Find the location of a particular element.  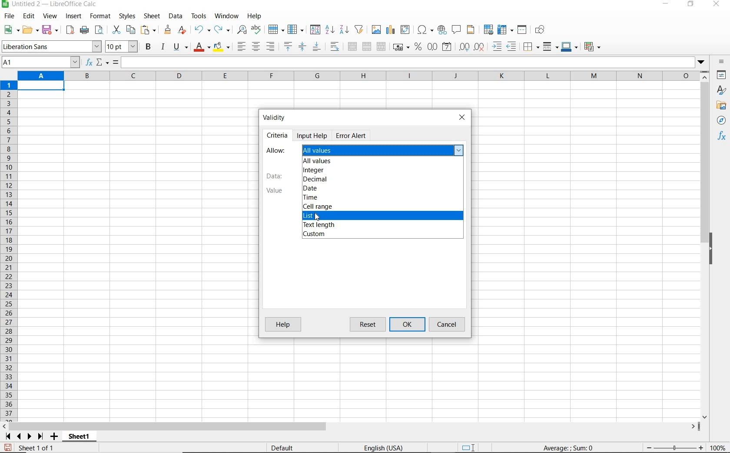

insert comment  is located at coordinates (457, 30).